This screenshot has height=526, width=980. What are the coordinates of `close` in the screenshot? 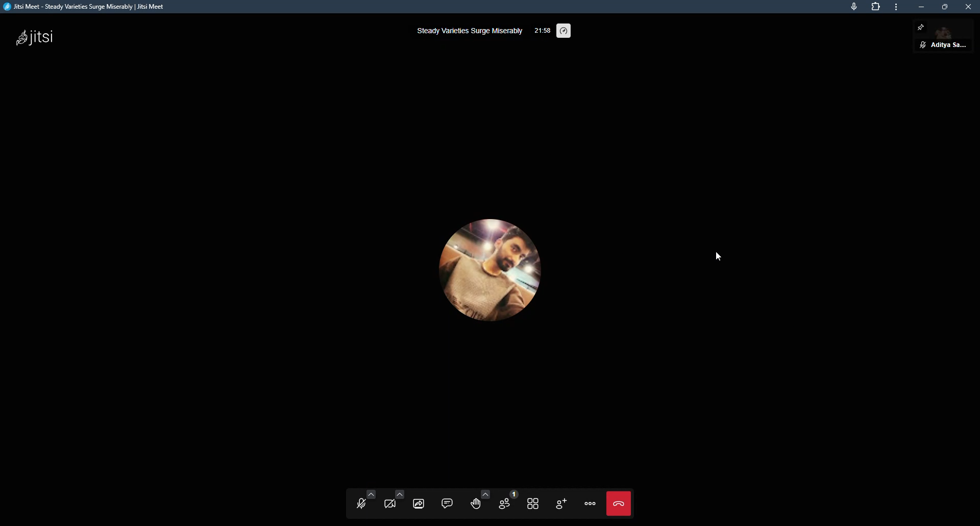 It's located at (968, 8).